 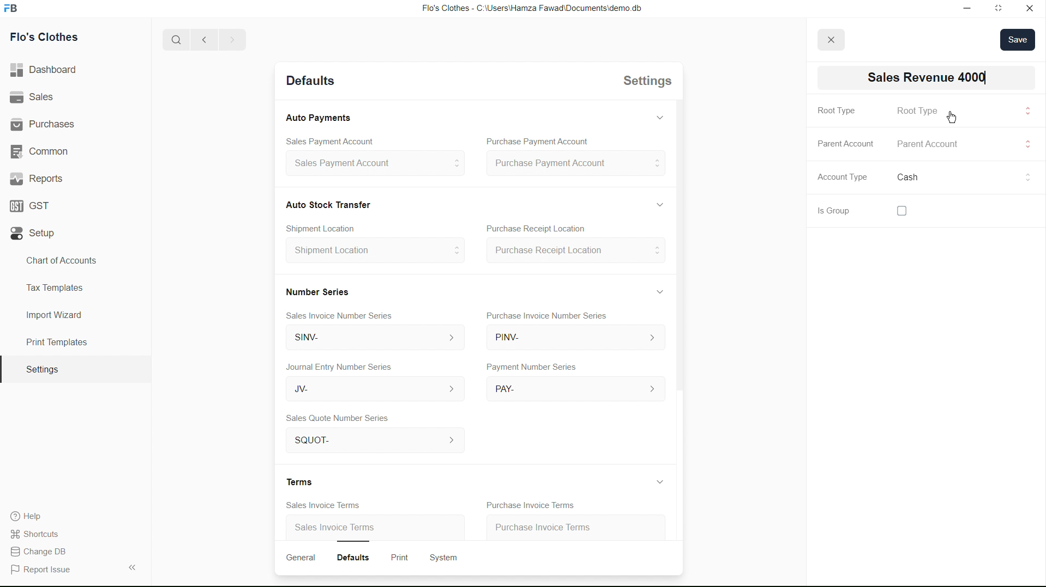 I want to click on Settings, so click(x=41, y=370).